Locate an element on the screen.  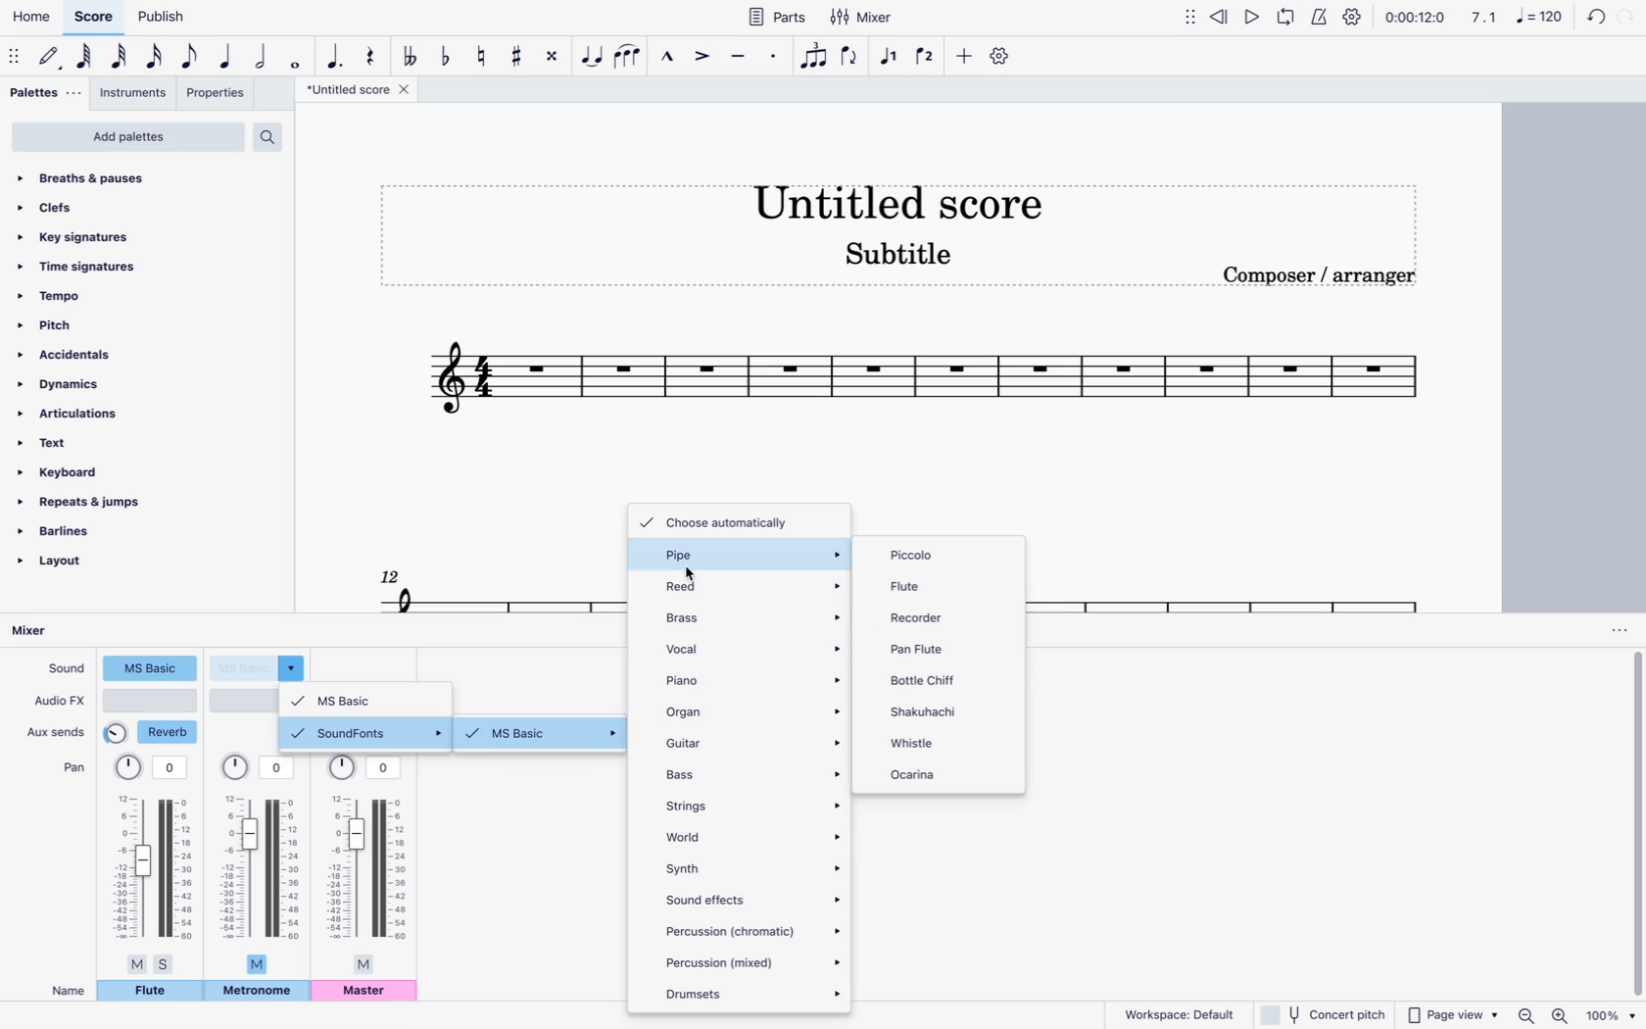
page view is located at coordinates (1450, 1014).